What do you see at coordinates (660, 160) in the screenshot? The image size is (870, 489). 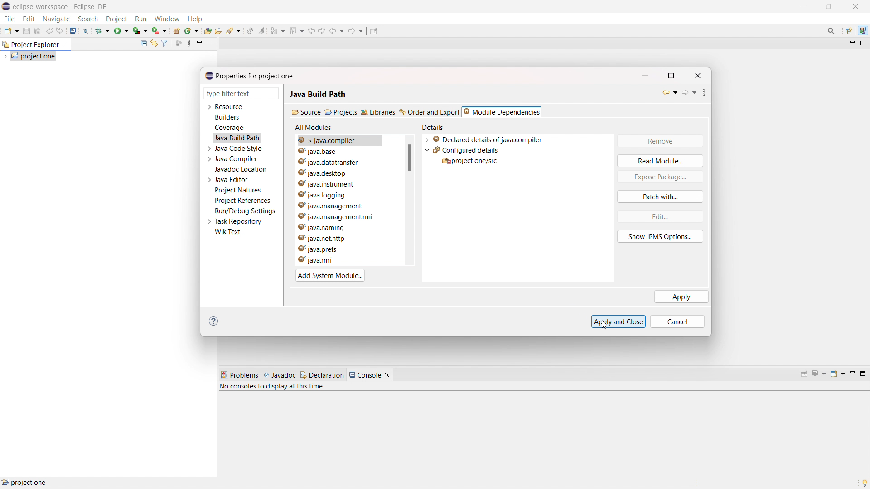 I see `read module` at bounding box center [660, 160].